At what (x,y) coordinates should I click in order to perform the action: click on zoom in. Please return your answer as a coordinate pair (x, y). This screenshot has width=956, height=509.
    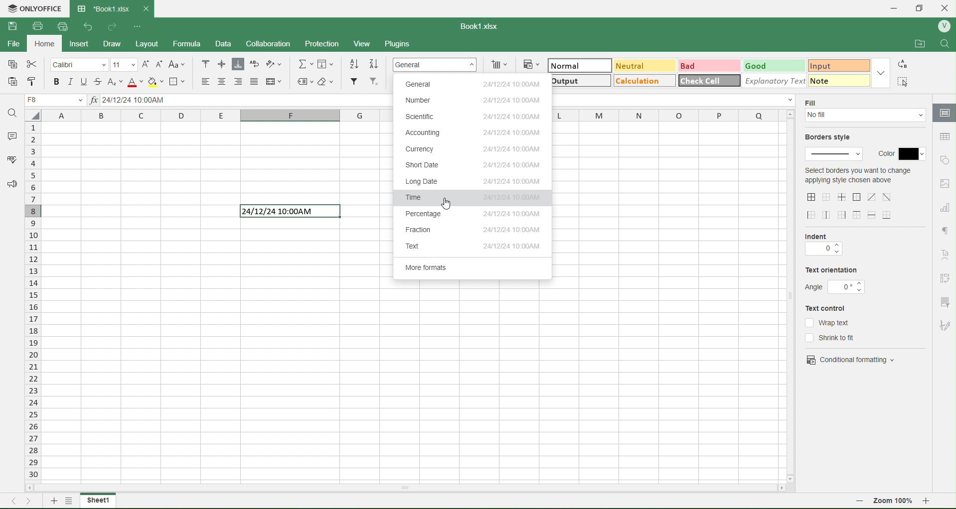
    Looking at the image, I should click on (931, 503).